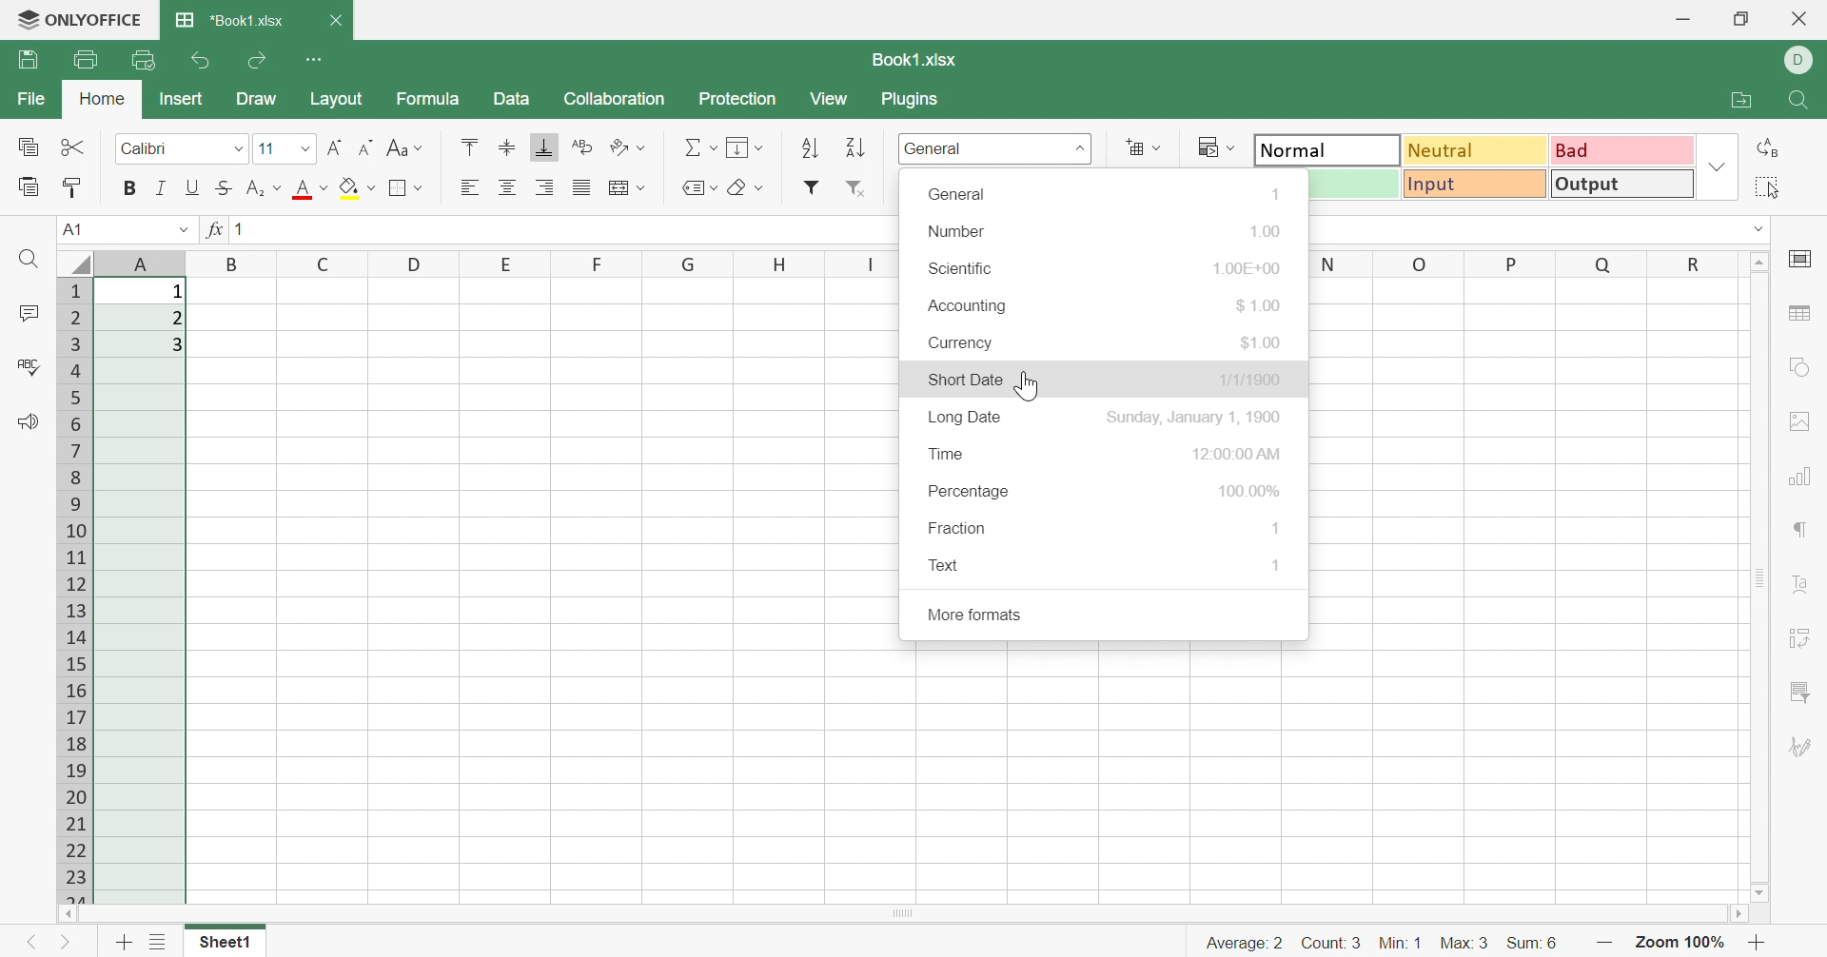 The image size is (1827, 957). What do you see at coordinates (410, 186) in the screenshot?
I see `Border` at bounding box center [410, 186].